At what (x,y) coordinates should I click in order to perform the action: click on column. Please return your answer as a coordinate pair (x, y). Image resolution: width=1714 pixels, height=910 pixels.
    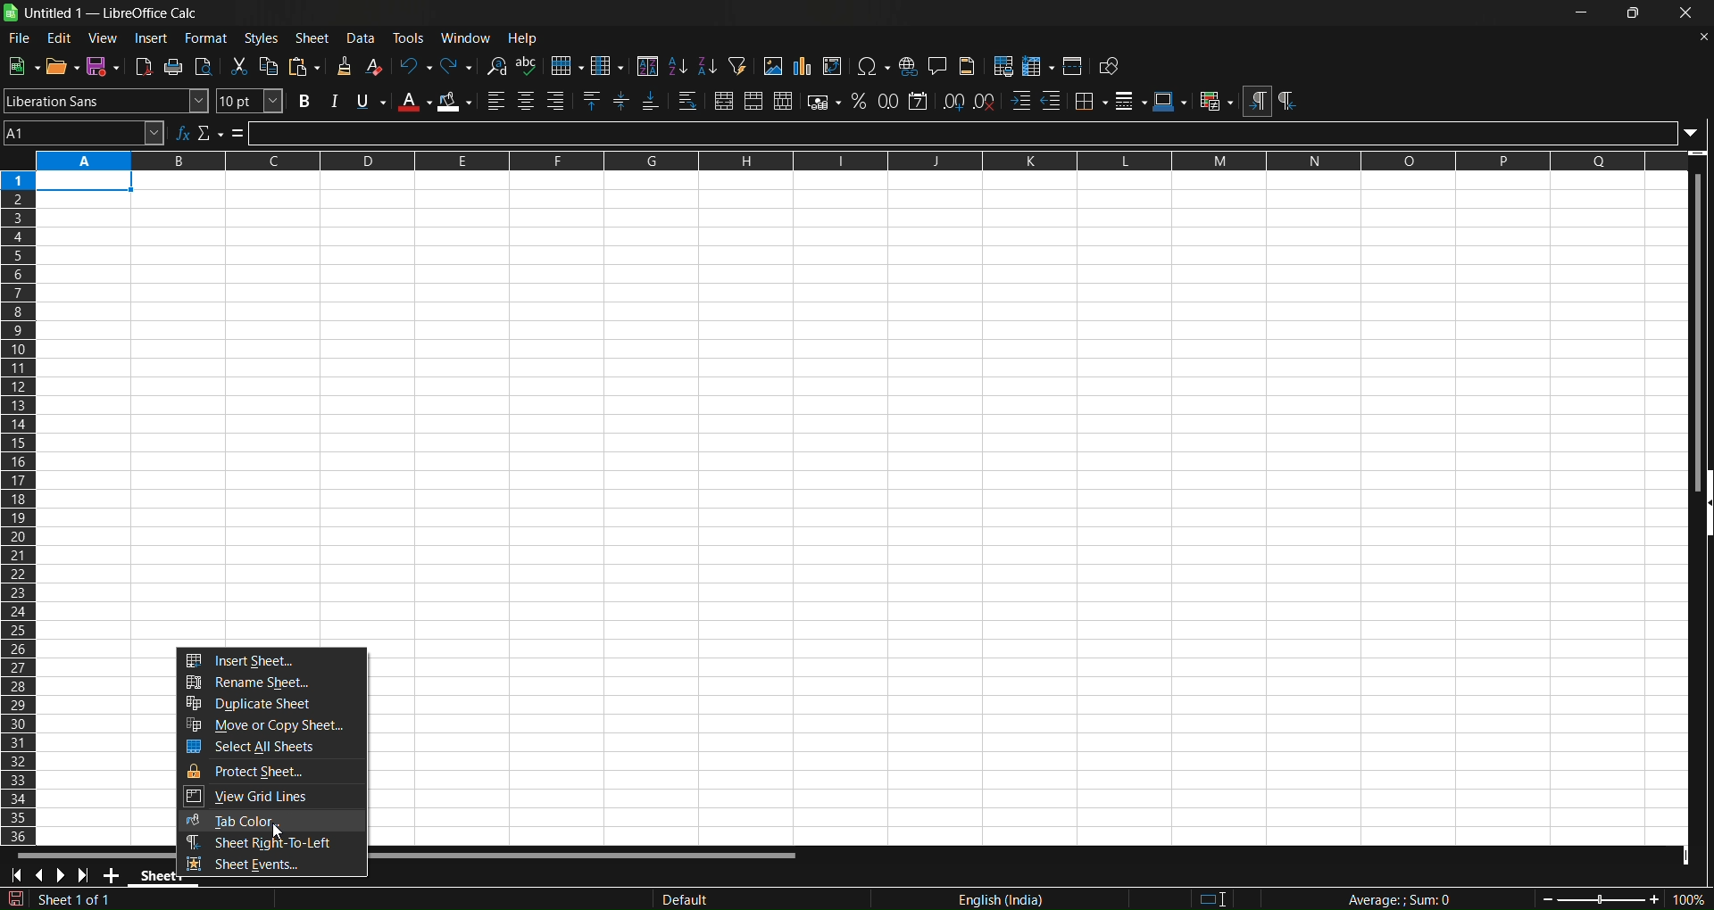
    Looking at the image, I should click on (609, 65).